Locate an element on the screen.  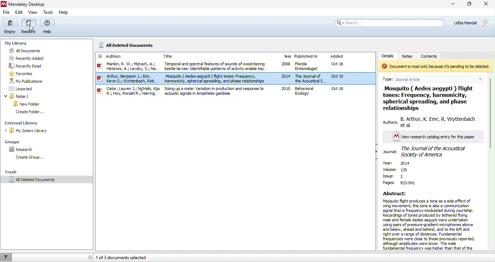
journal name is located at coordinates (427, 152).